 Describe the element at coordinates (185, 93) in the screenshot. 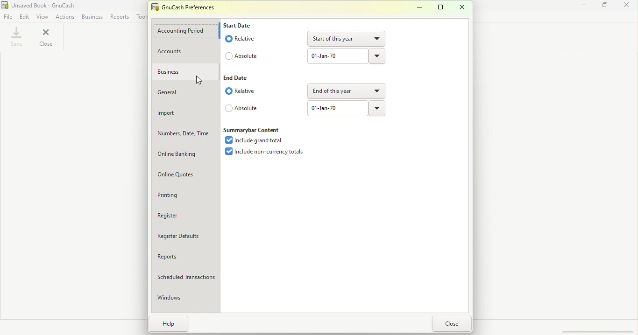

I see `General` at that location.